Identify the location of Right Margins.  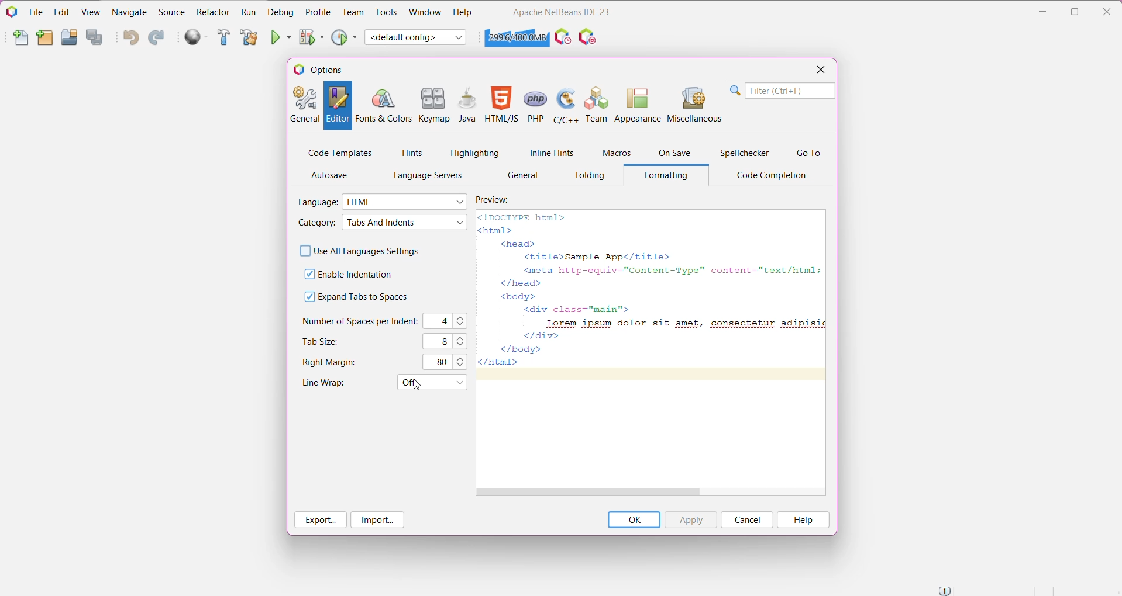
(333, 363).